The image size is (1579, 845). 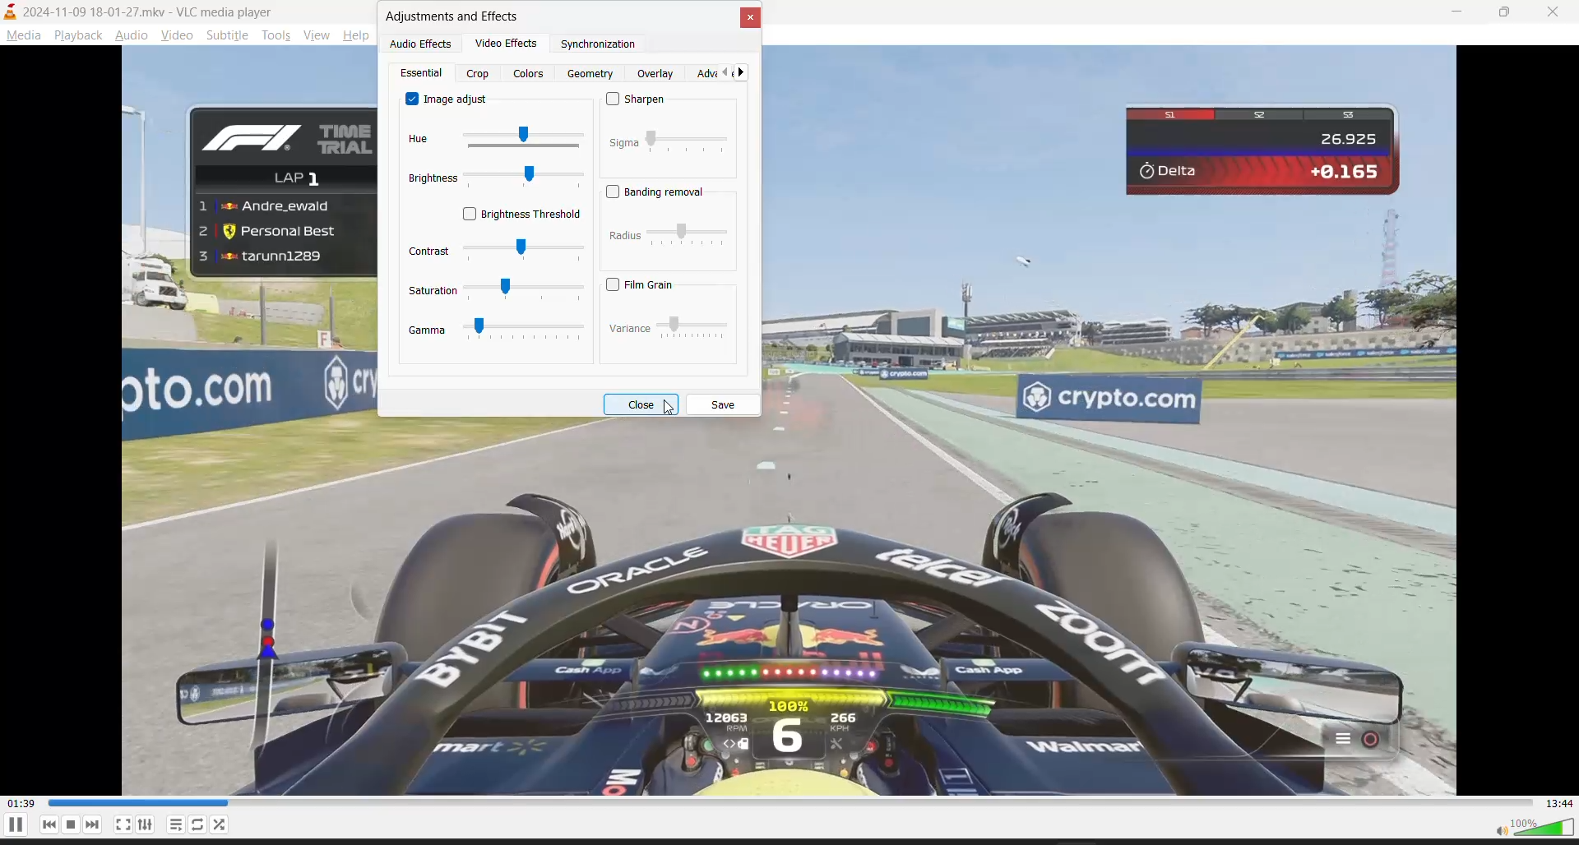 What do you see at coordinates (24, 35) in the screenshot?
I see `media` at bounding box center [24, 35].